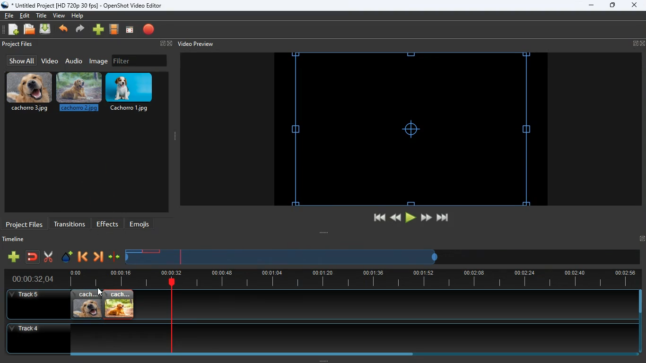  What do you see at coordinates (29, 279) in the screenshot?
I see `time` at bounding box center [29, 279].